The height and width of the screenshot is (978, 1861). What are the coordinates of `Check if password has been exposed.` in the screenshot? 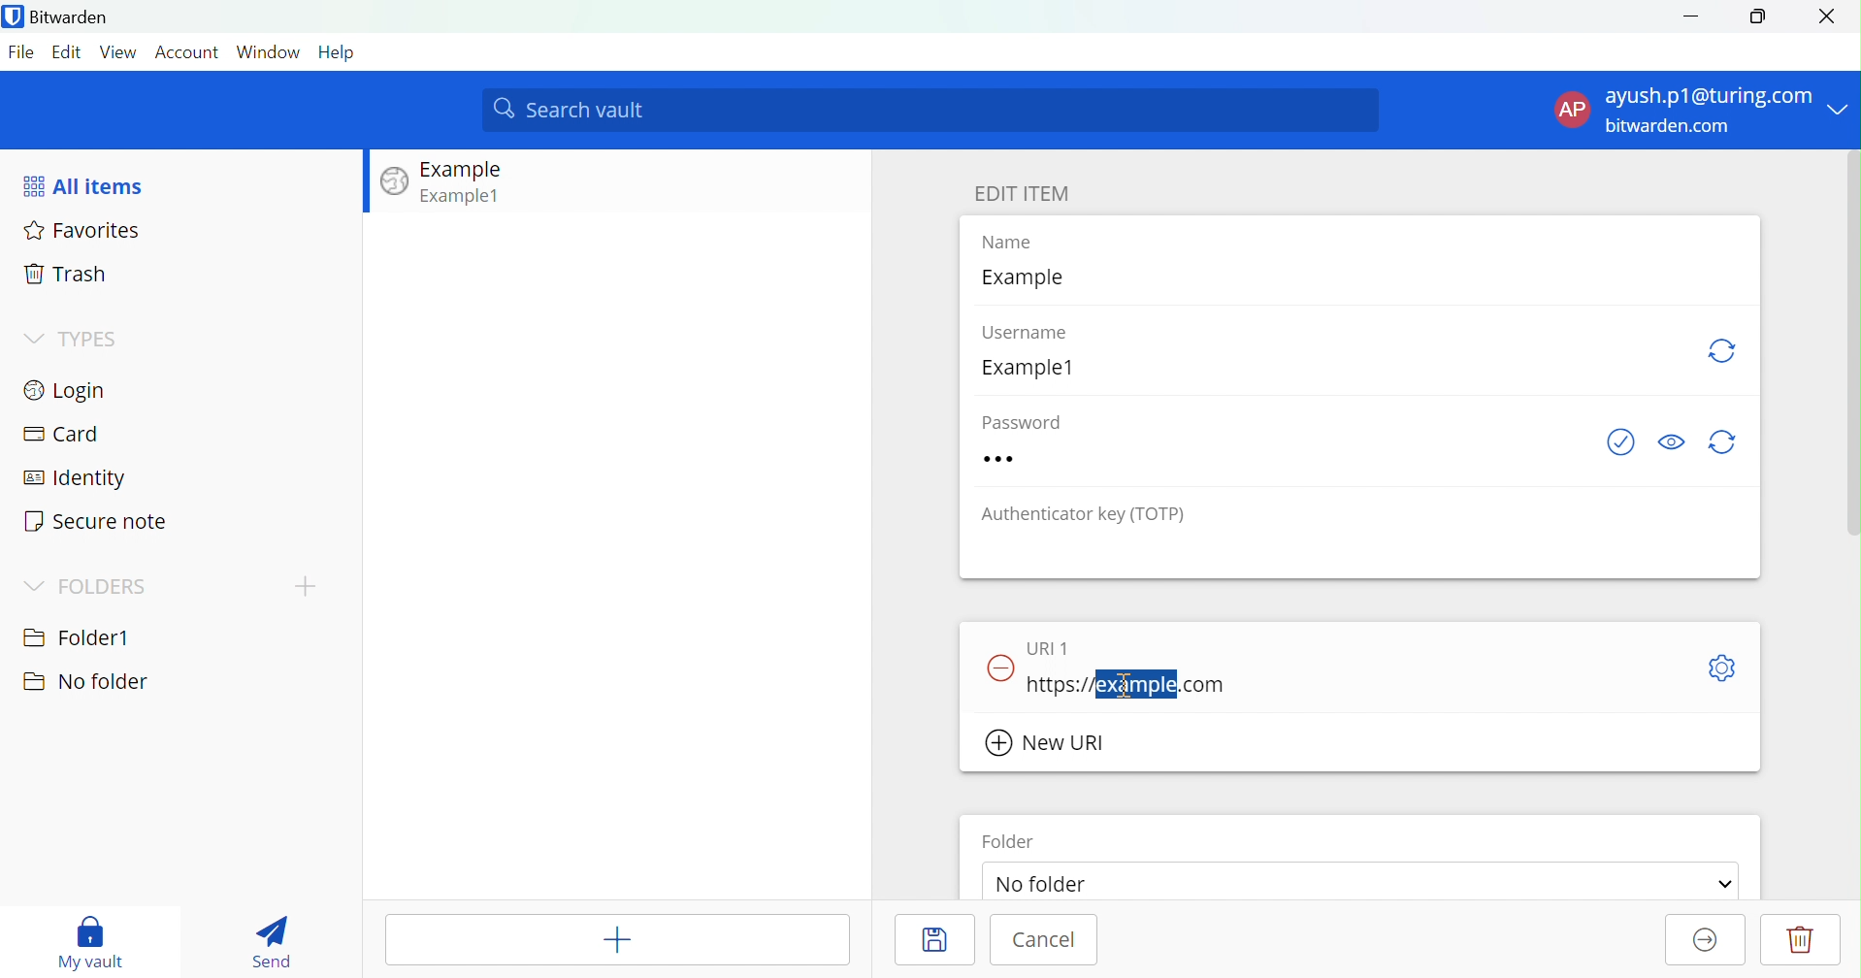 It's located at (1619, 442).